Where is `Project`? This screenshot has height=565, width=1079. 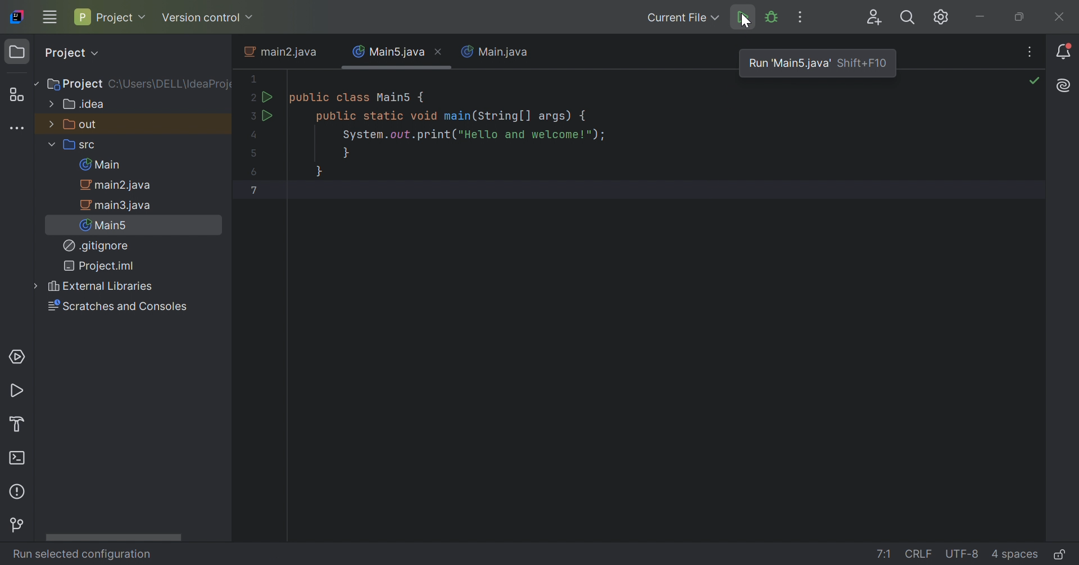
Project is located at coordinates (70, 53).